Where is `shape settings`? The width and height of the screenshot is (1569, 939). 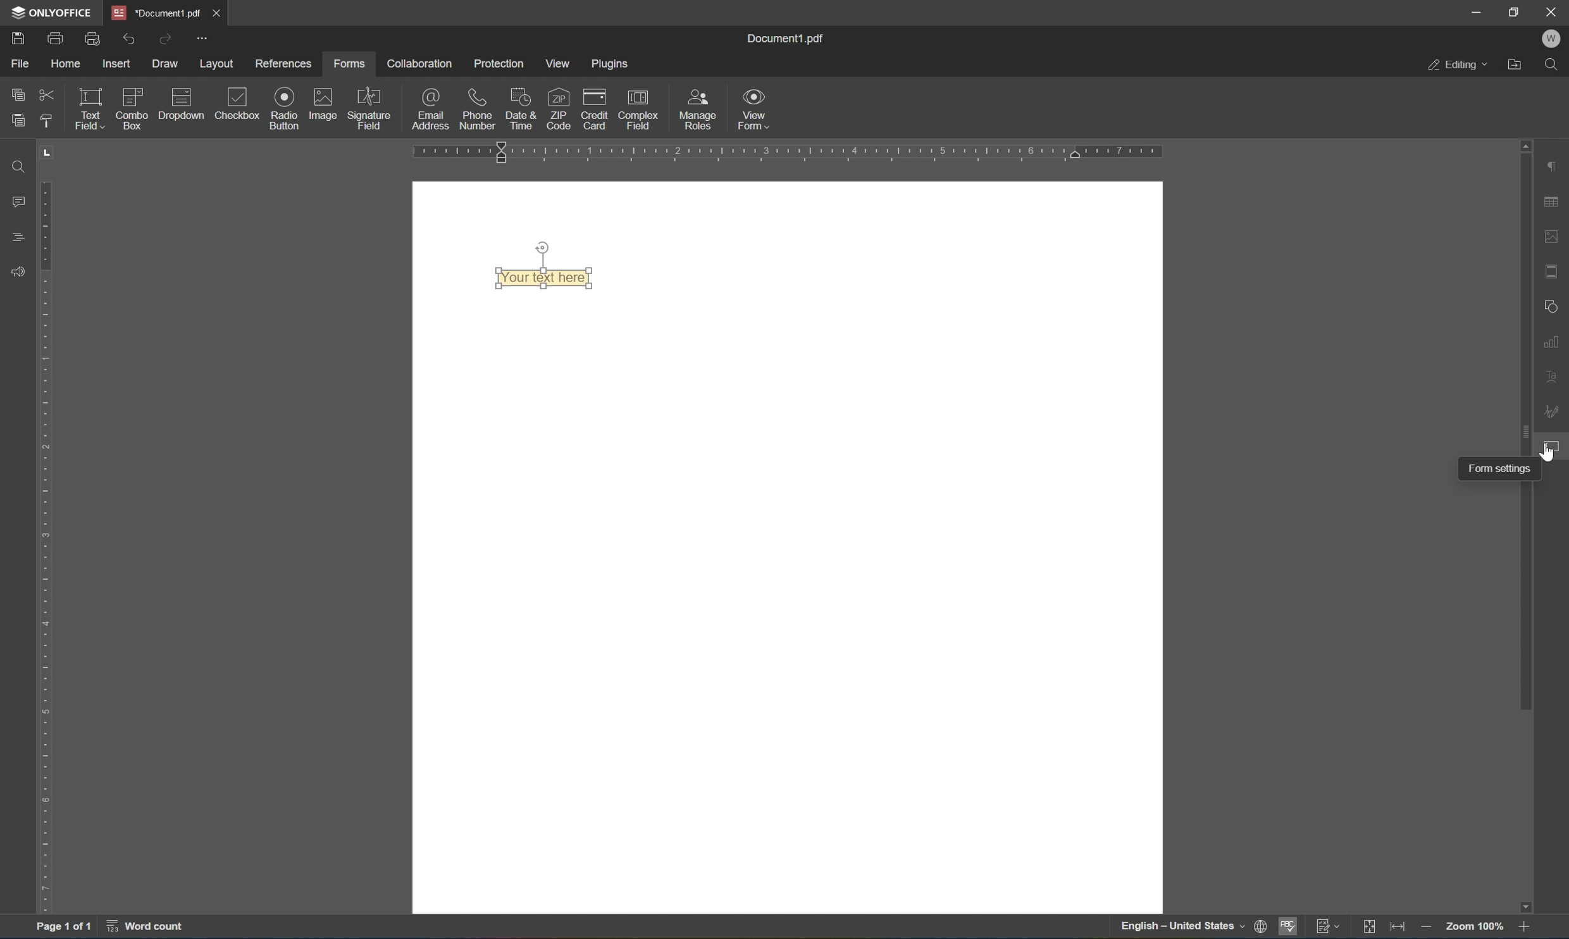
shape settings is located at coordinates (1549, 306).